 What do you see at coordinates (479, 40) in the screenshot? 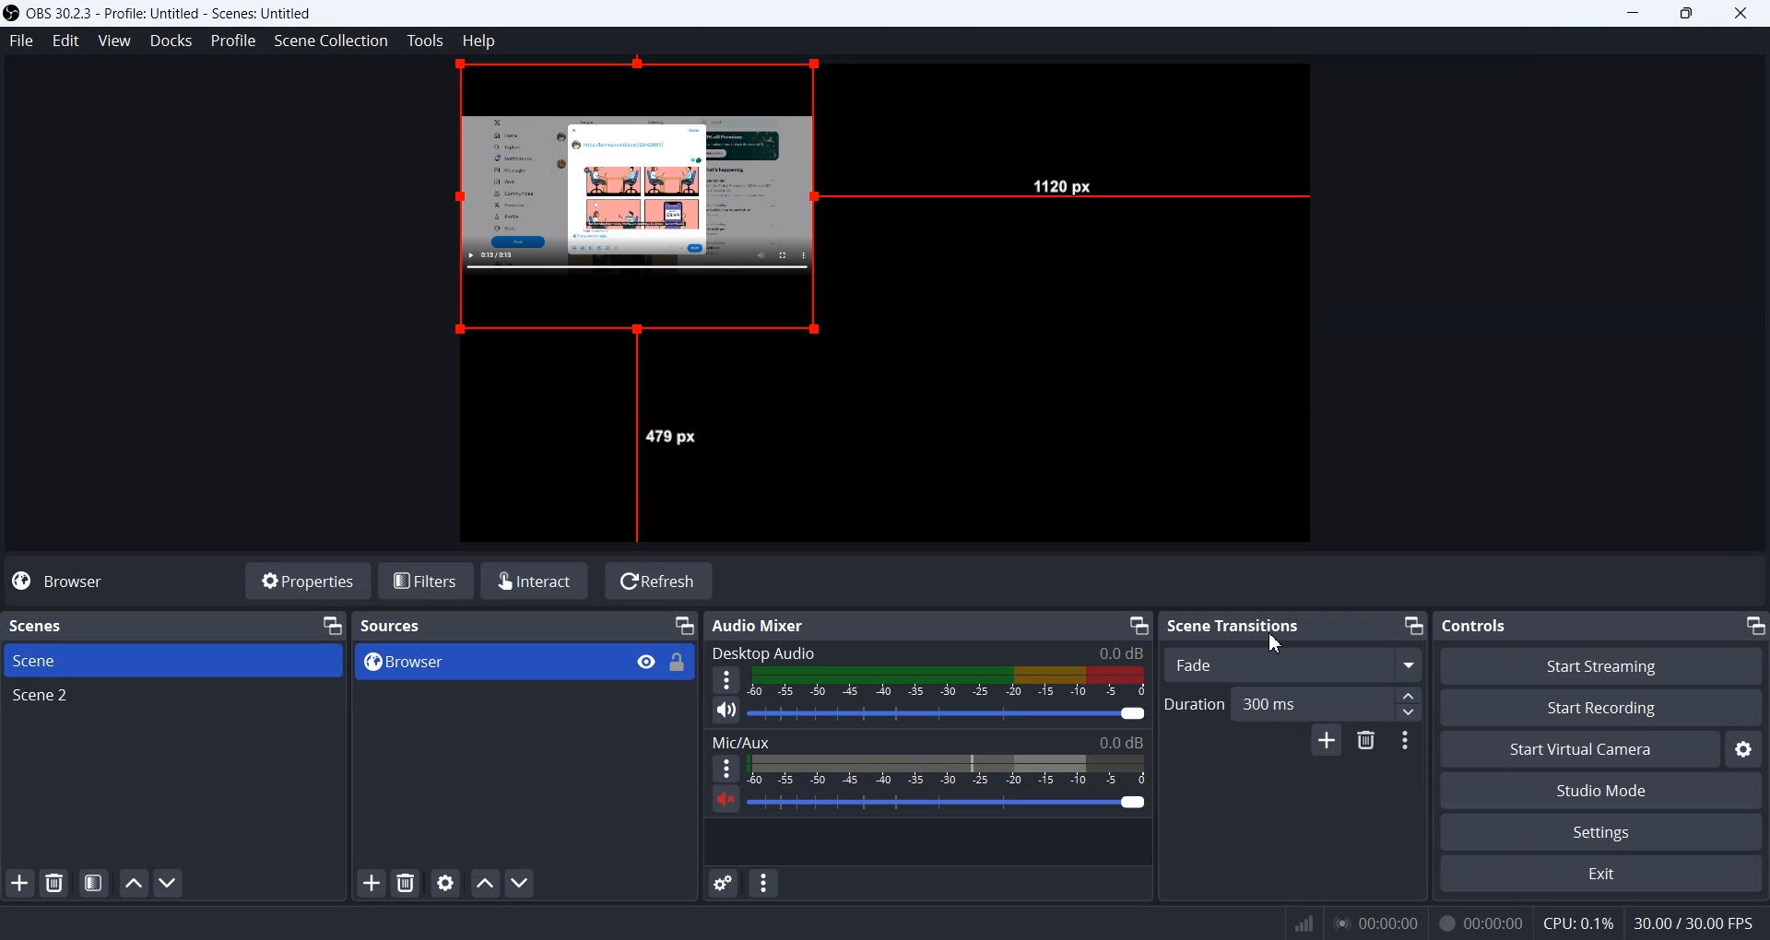
I see `Help` at bounding box center [479, 40].